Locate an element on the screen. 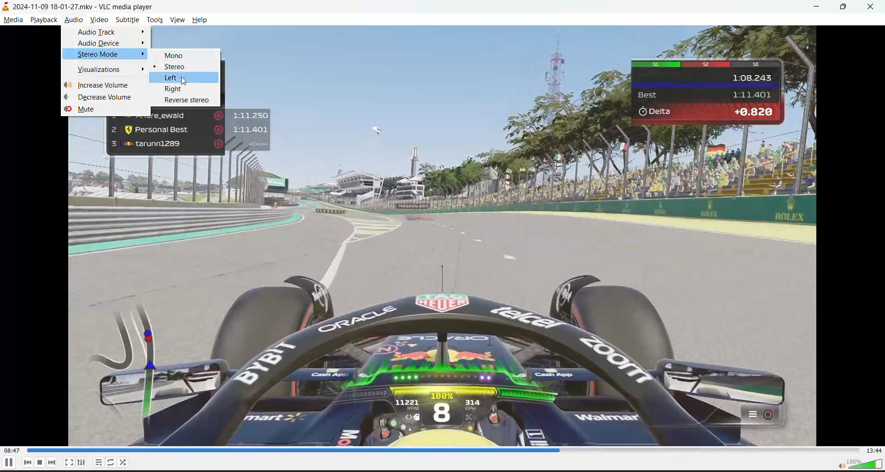 The height and width of the screenshot is (472, 885). mono is located at coordinates (176, 56).